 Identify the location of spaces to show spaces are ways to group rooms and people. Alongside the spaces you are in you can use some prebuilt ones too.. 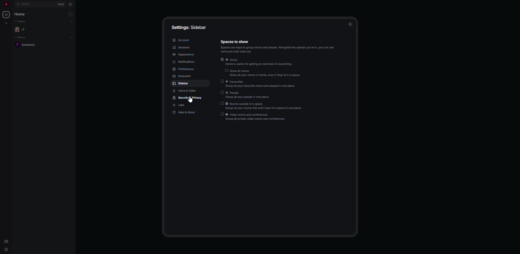
(279, 46).